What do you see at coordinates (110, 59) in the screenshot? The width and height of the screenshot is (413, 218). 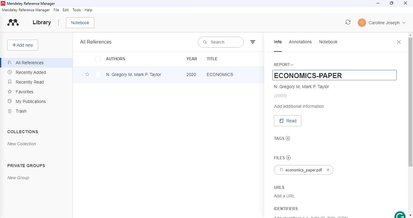 I see `authors` at bounding box center [110, 59].